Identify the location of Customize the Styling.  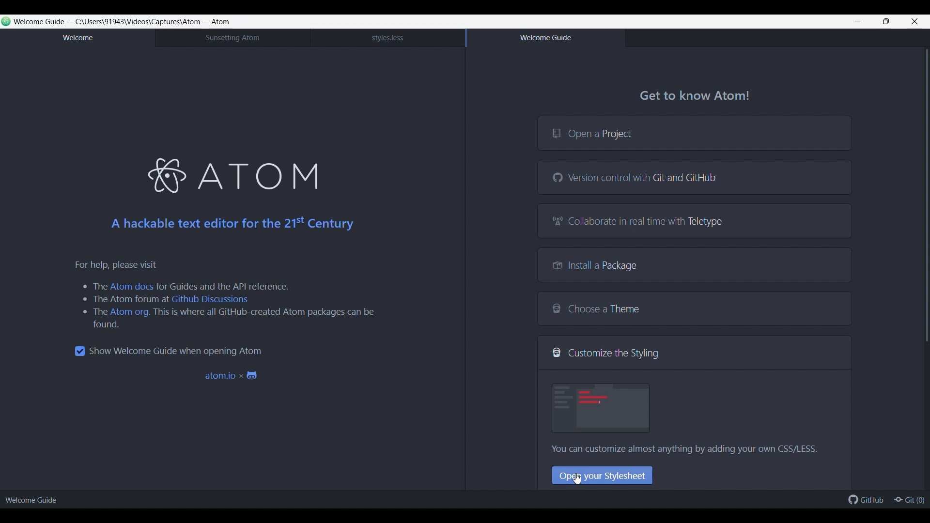
(695, 353).